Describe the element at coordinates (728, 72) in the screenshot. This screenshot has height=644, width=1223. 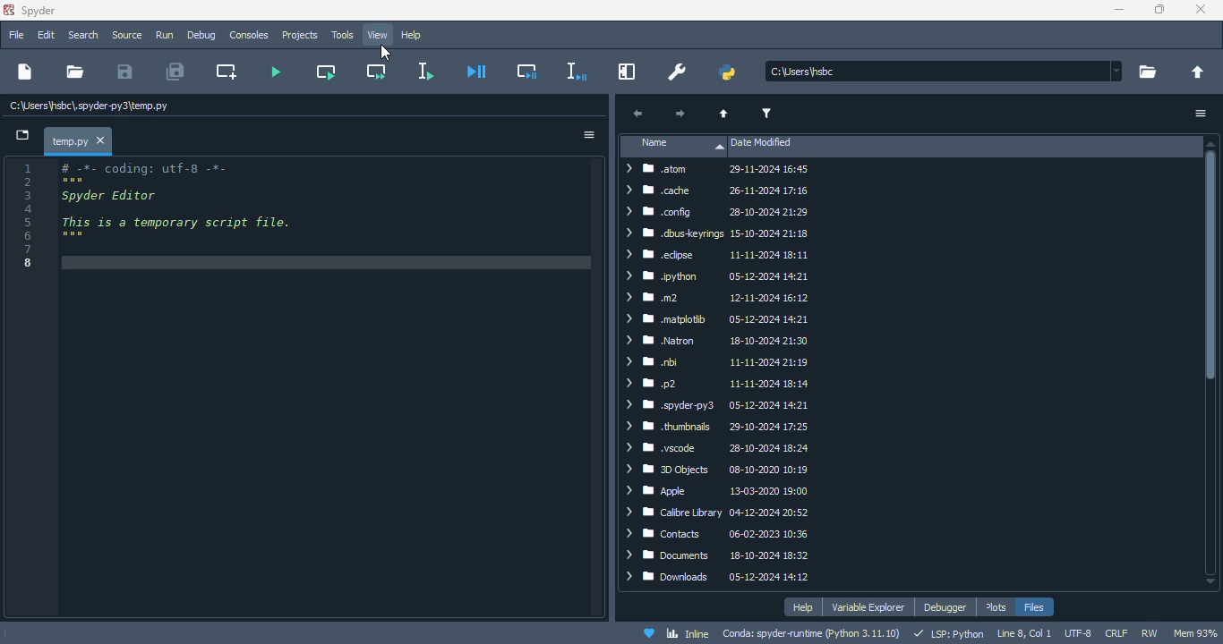
I see `PYTHONPATH manager` at that location.